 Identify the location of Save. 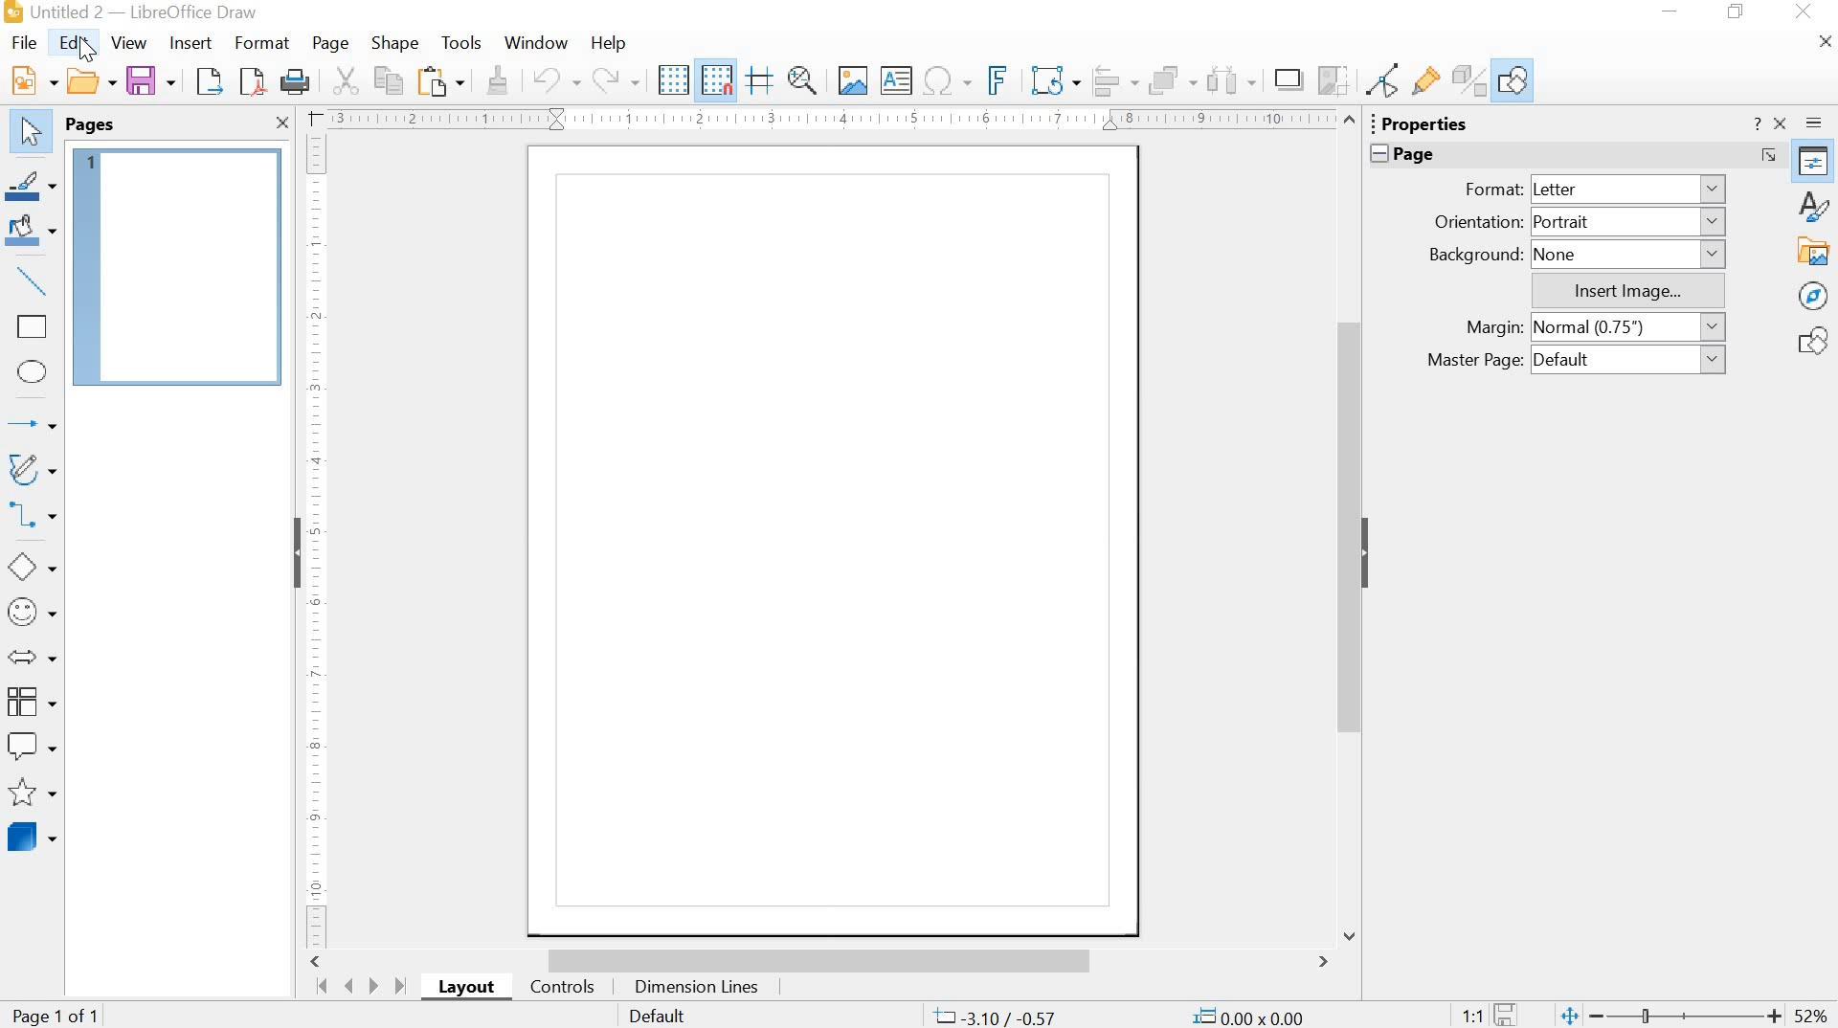
(150, 79).